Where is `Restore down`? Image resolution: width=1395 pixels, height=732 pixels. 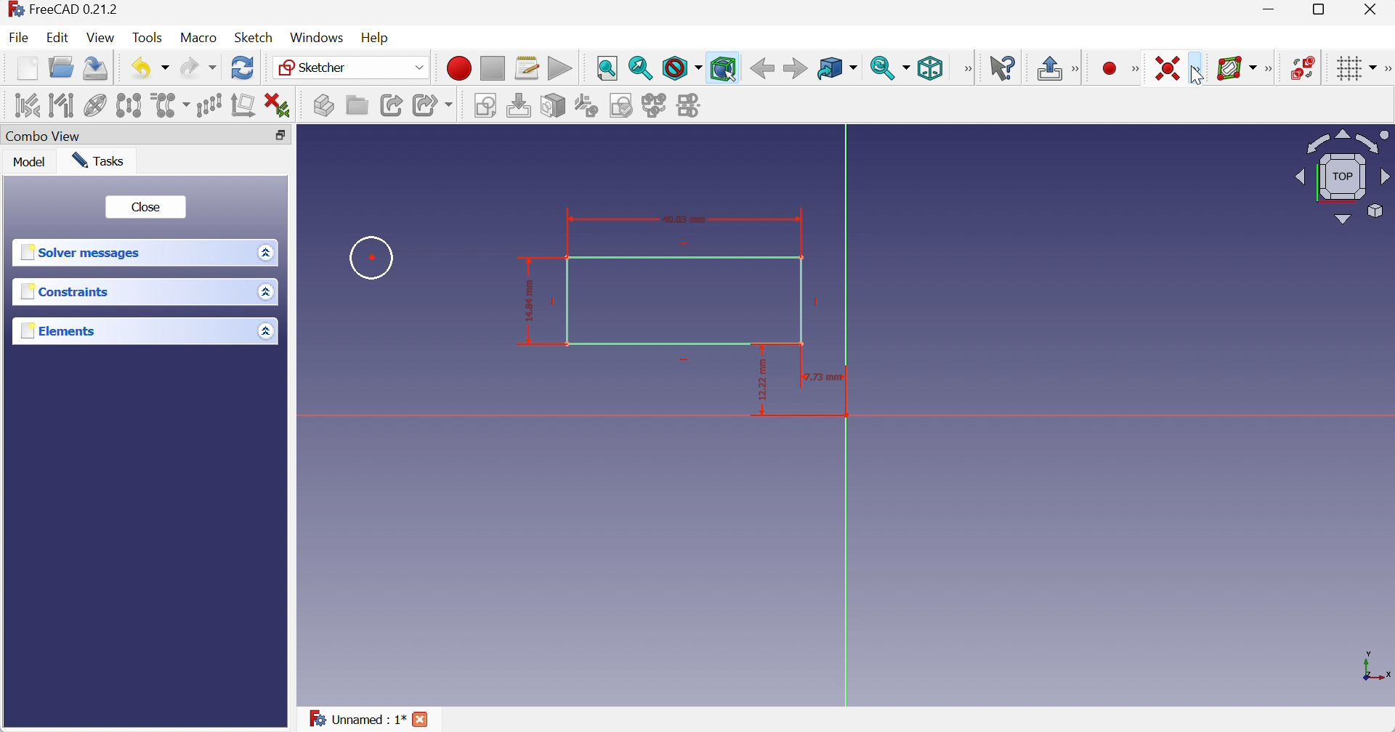
Restore down is located at coordinates (281, 137).